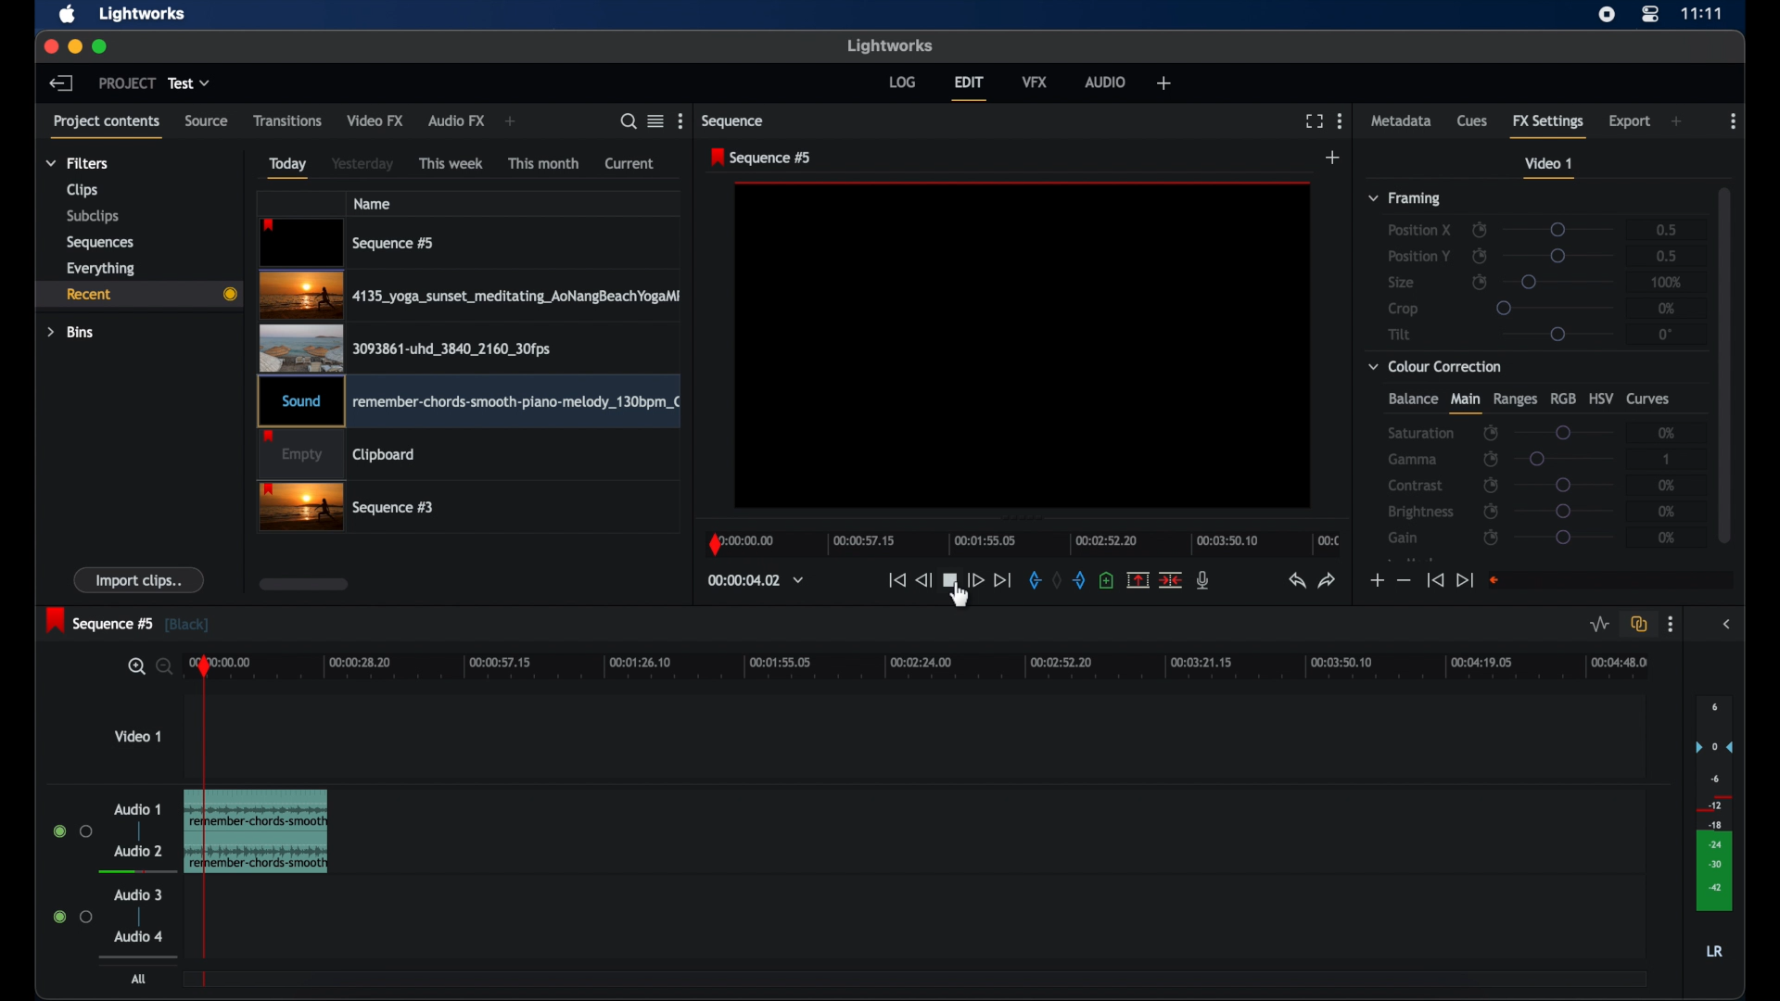 This screenshot has width=1780, height=1001. I want to click on sequence 5, so click(128, 622).